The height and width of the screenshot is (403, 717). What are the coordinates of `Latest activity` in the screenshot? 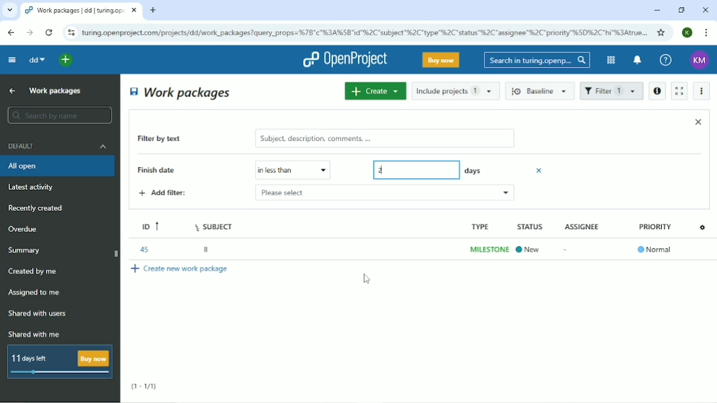 It's located at (35, 188).